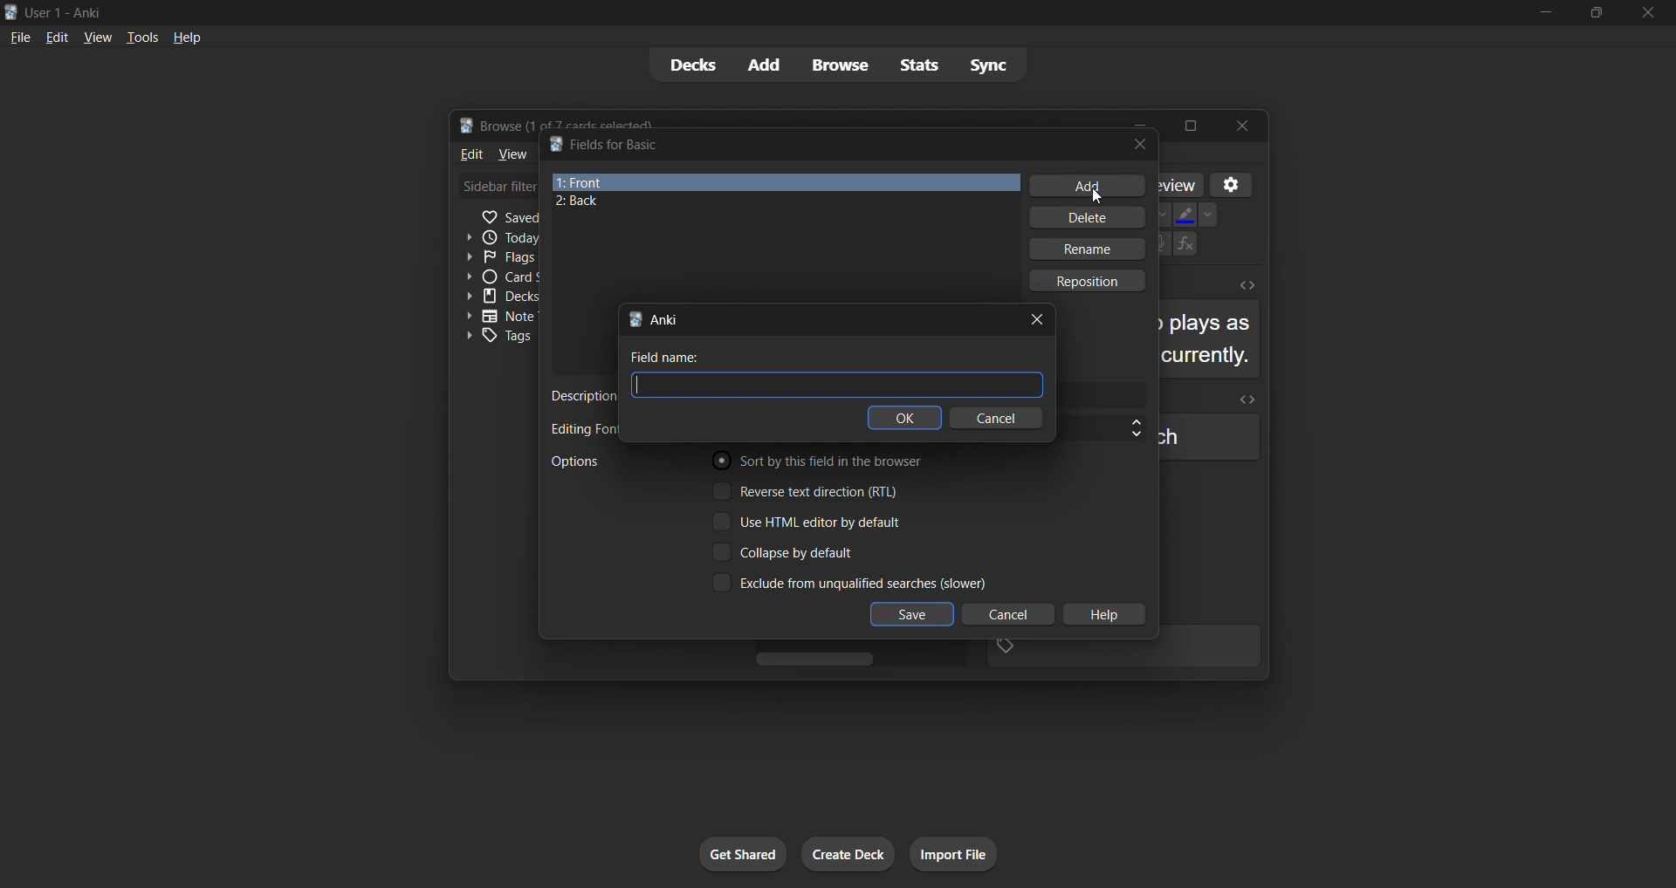 Image resolution: width=1676 pixels, height=888 pixels. What do you see at coordinates (912, 615) in the screenshot?
I see `save` at bounding box center [912, 615].